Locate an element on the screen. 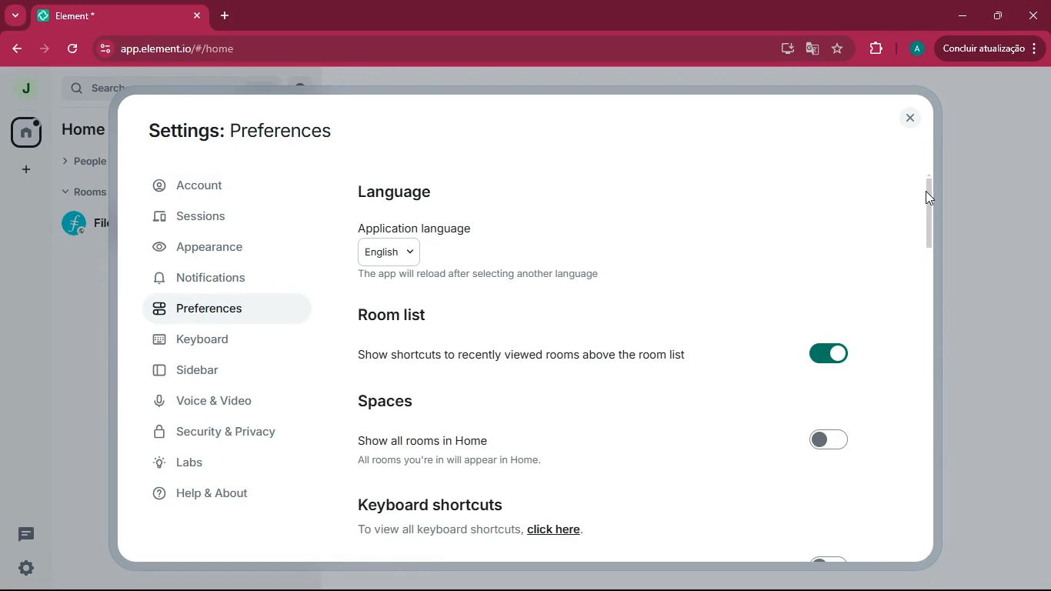  home is located at coordinates (26, 131).